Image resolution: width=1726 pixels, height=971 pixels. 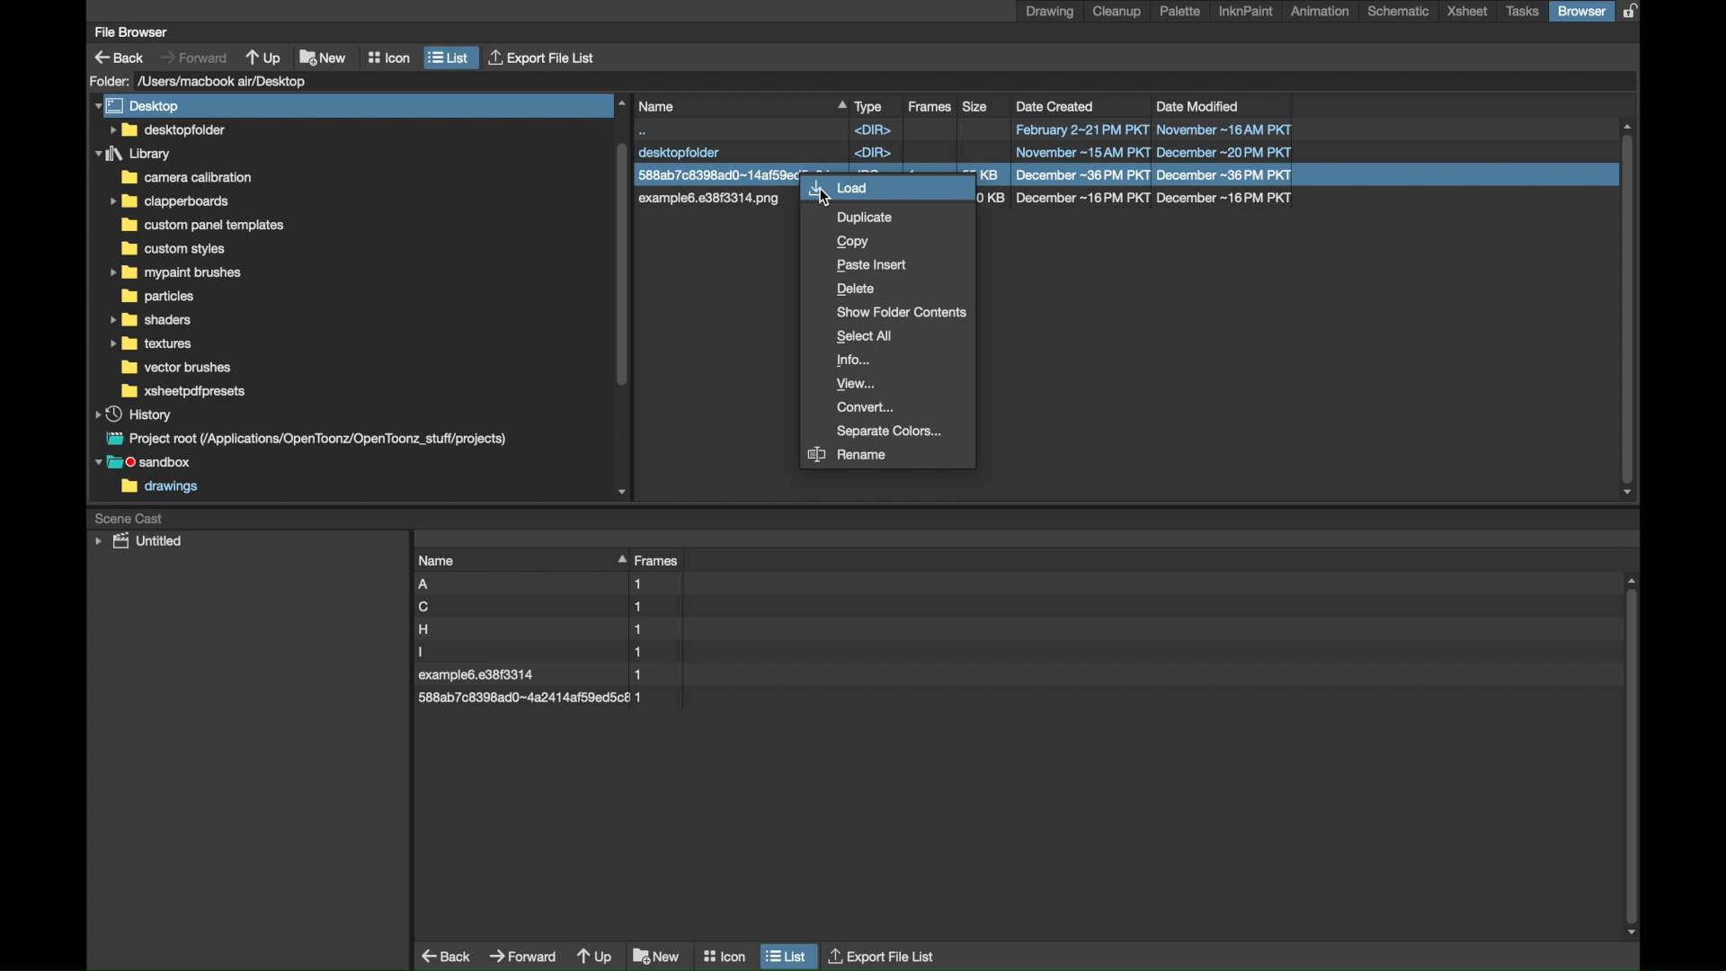 I want to click on back, so click(x=120, y=58).